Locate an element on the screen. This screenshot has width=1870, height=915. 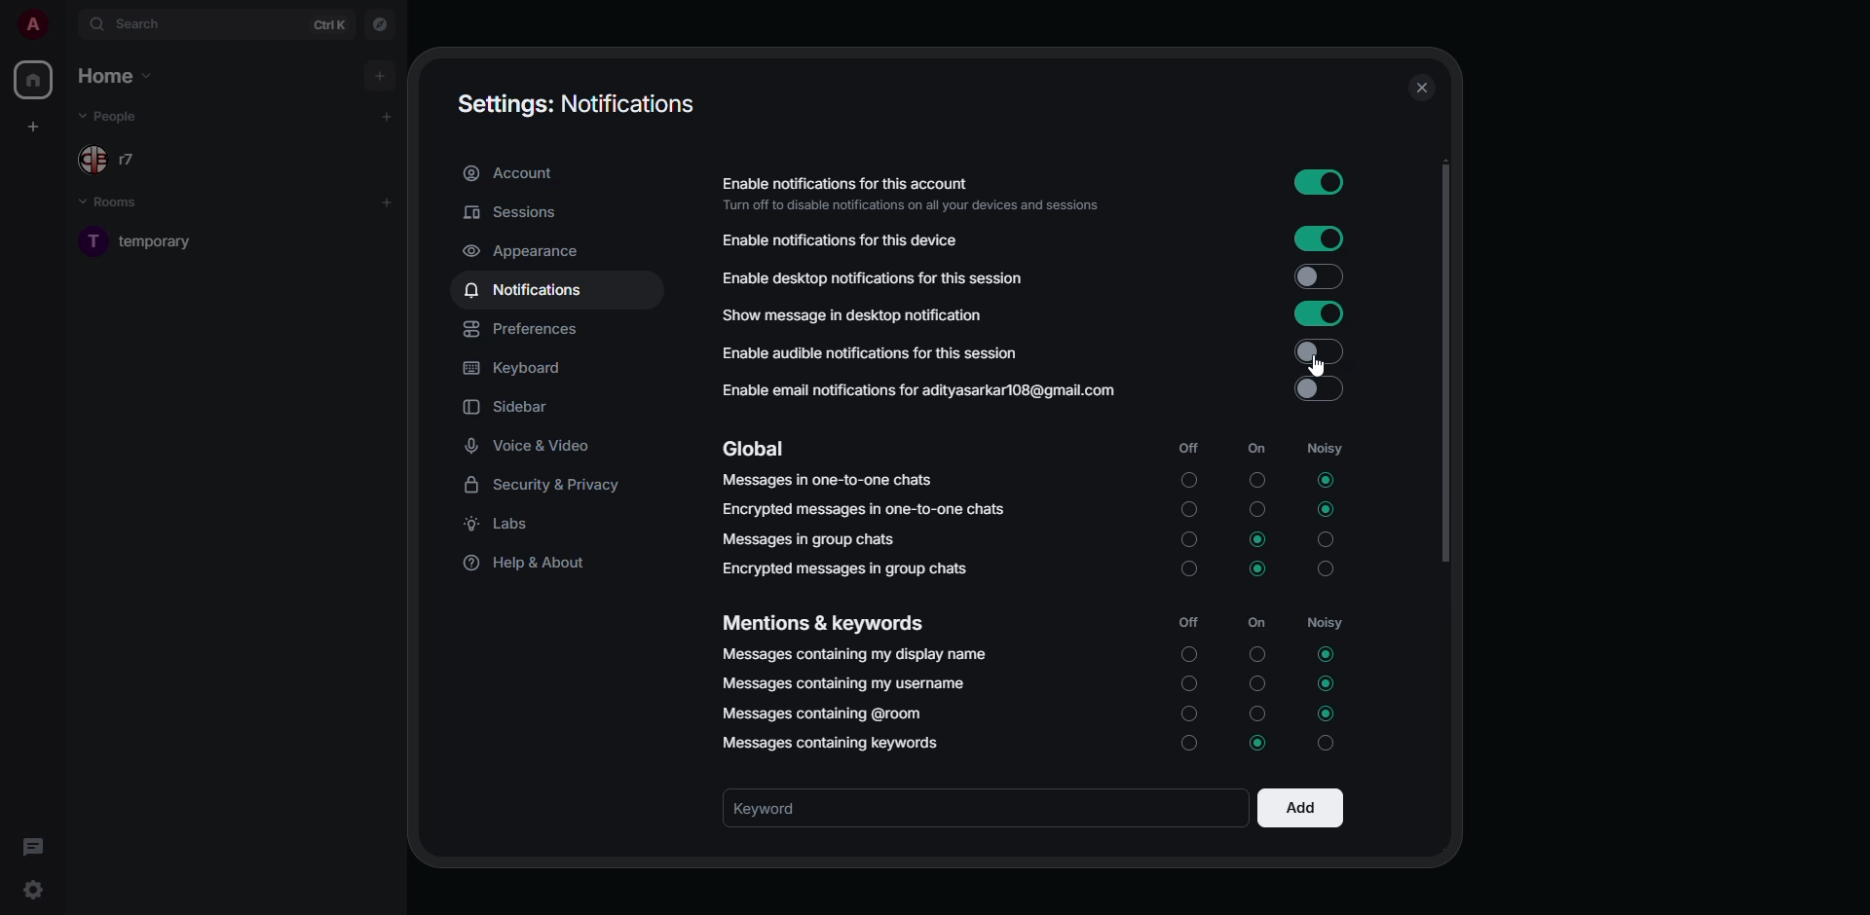
sidebar is located at coordinates (511, 408).